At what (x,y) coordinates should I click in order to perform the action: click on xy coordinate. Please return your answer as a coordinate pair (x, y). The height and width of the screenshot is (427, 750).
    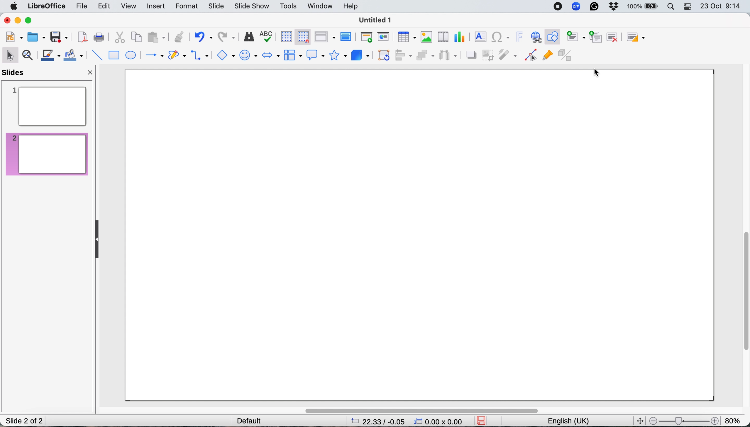
    Looking at the image, I should click on (440, 421).